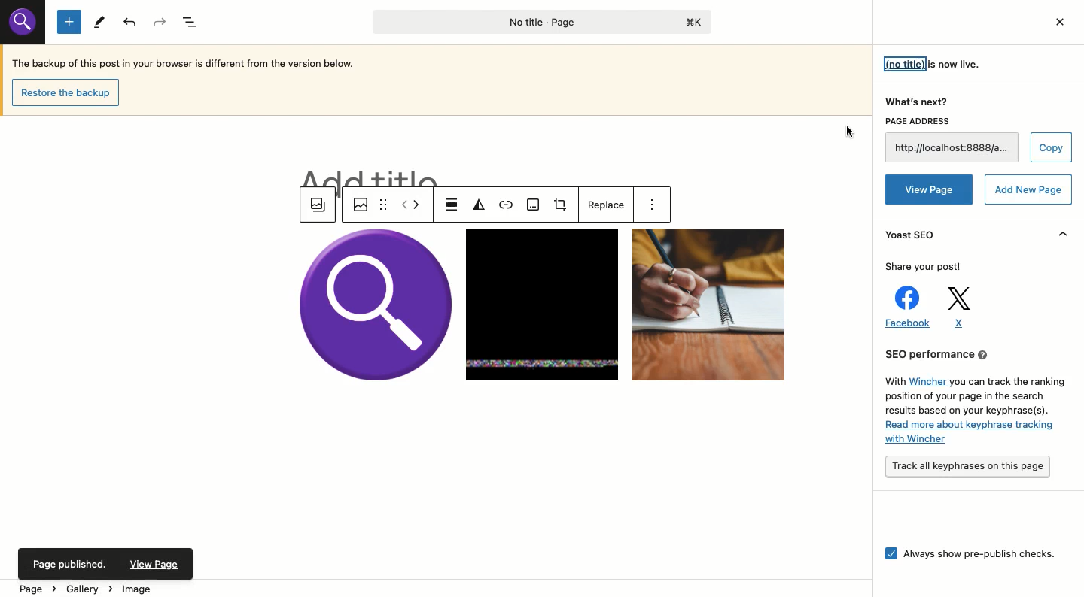 The width and height of the screenshot is (1084, 597). What do you see at coordinates (974, 399) in the screenshot?
I see `SEO performance` at bounding box center [974, 399].